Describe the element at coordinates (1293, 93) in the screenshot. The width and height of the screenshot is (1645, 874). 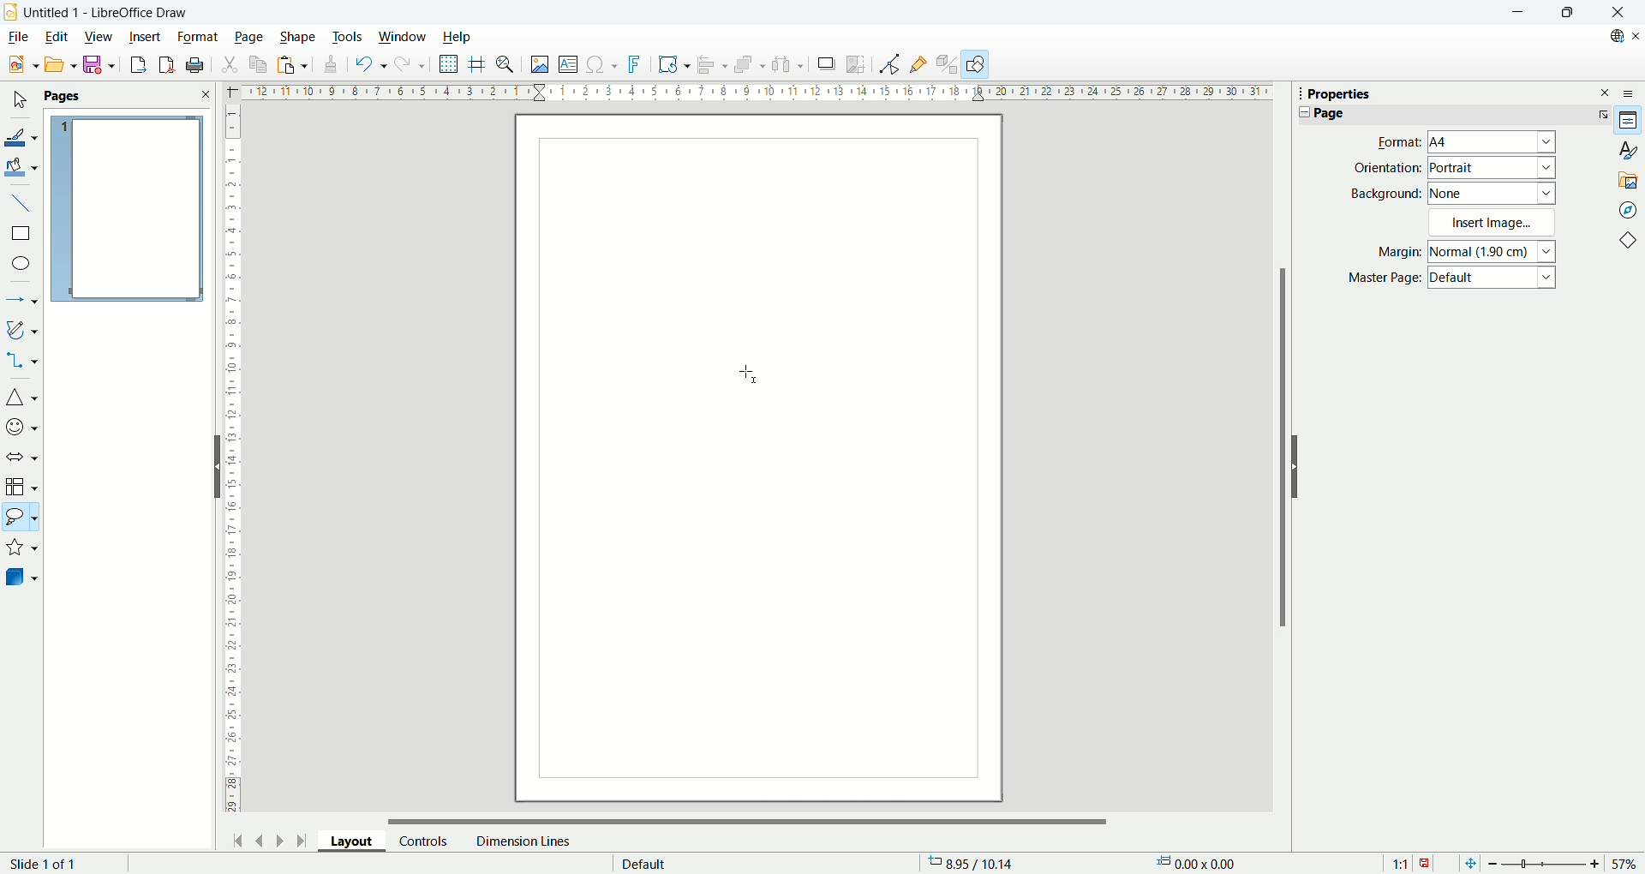
I see `Tooltip drag` at that location.